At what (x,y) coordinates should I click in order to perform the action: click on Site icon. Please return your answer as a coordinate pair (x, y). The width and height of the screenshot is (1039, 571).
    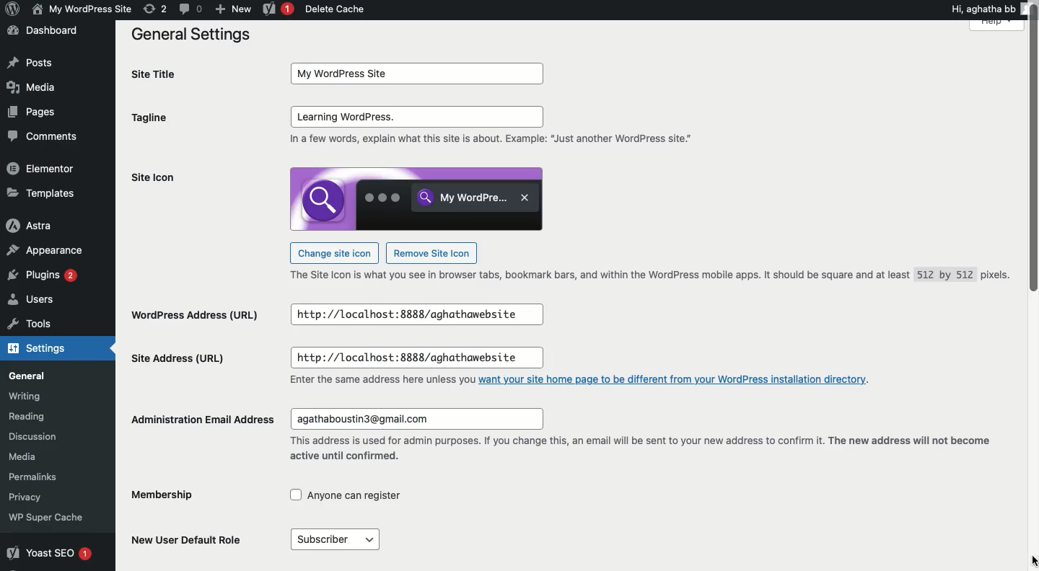
    Looking at the image, I should click on (193, 182).